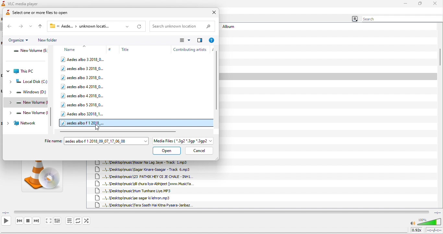  Describe the element at coordinates (401, 19) in the screenshot. I see `search` at that location.